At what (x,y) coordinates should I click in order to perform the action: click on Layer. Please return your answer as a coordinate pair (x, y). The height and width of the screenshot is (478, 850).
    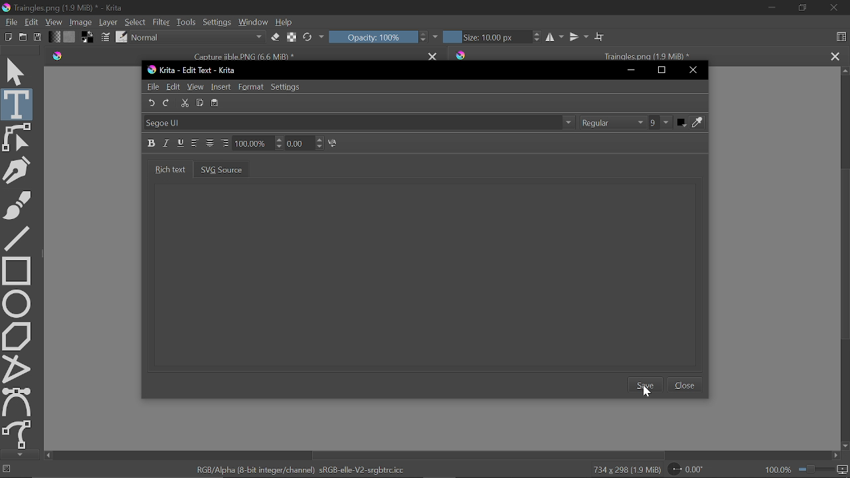
    Looking at the image, I should click on (109, 22).